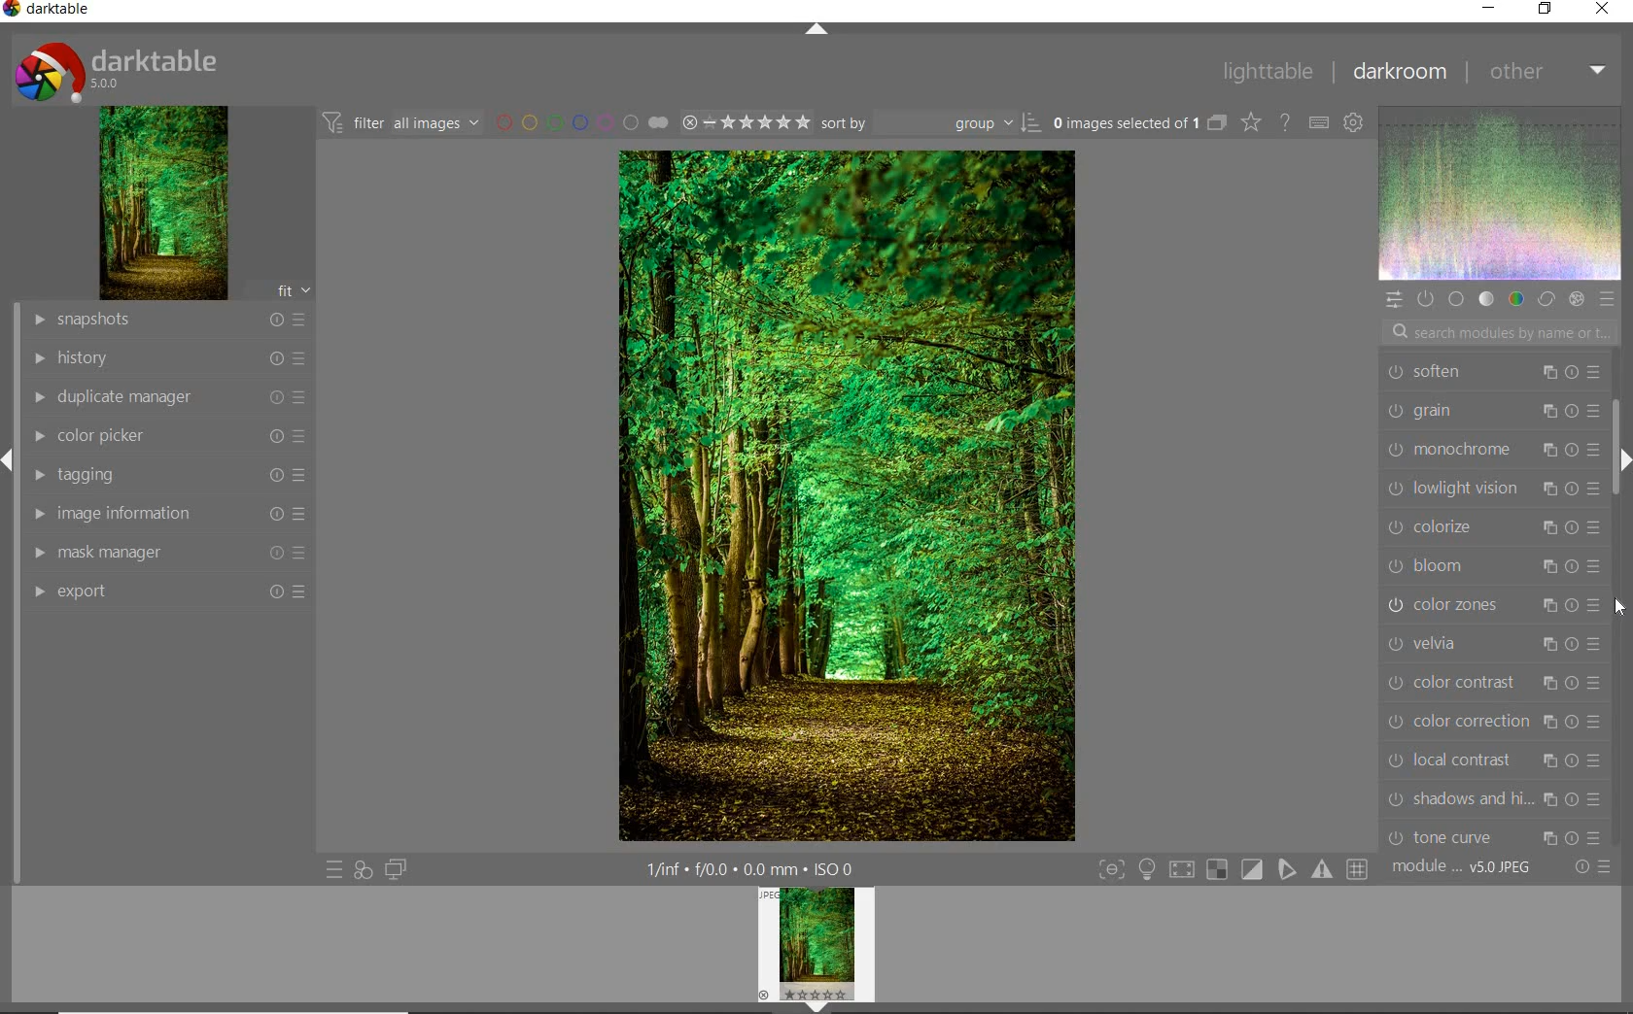 The image size is (1633, 1014). Describe the element at coordinates (1490, 8) in the screenshot. I see `MINIMIZE` at that location.